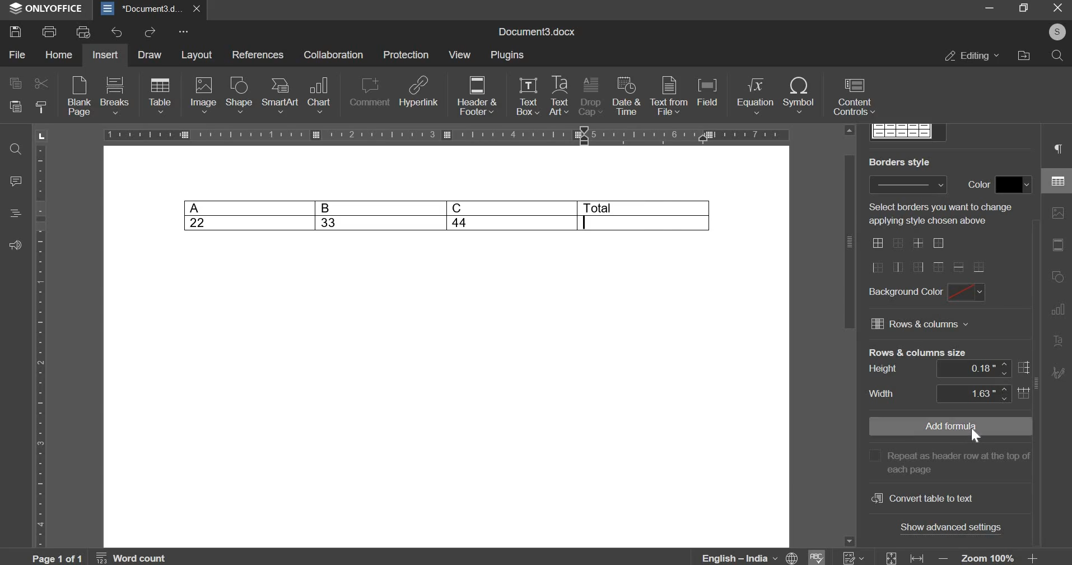 This screenshot has width=1072, height=565. What do you see at coordinates (41, 106) in the screenshot?
I see `copy style` at bounding box center [41, 106].